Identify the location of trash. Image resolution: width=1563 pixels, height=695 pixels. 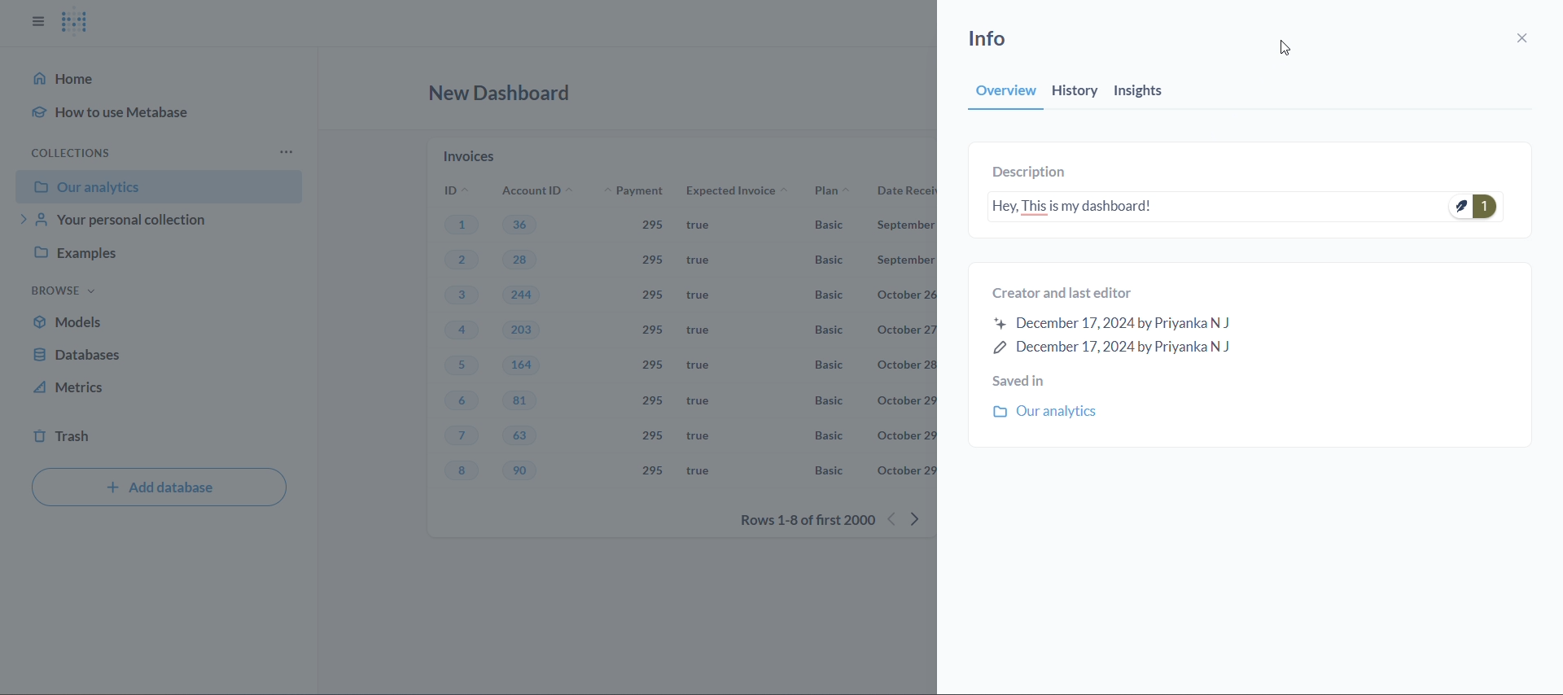
(162, 436).